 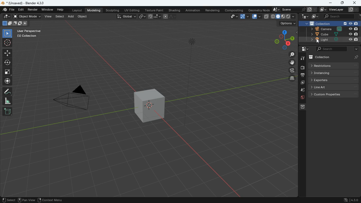 What do you see at coordinates (60, 9) in the screenshot?
I see `help` at bounding box center [60, 9].